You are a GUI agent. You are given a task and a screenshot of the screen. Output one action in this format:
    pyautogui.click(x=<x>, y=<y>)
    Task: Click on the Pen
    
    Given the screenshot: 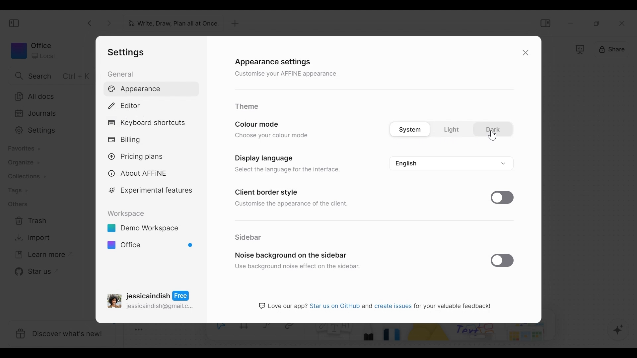 What is the action you would take?
    pyautogui.click(x=369, y=332)
    